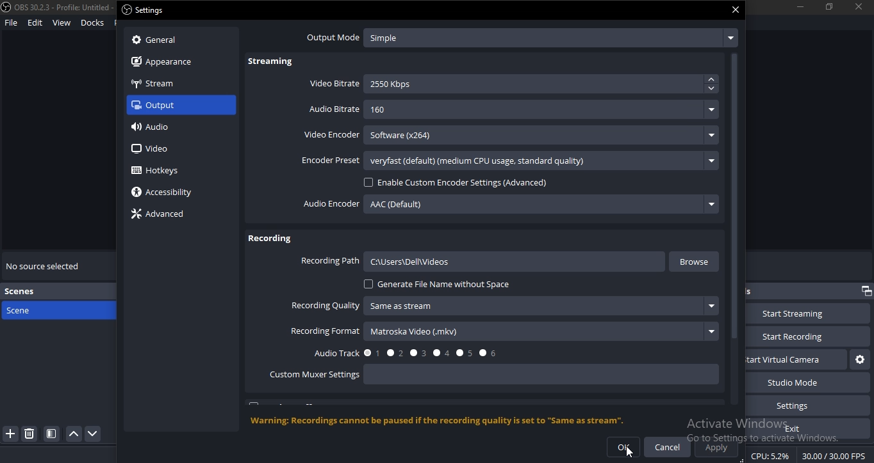 This screenshot has height=463, width=874. Describe the element at coordinates (45, 264) in the screenshot. I see `no source selected` at that location.